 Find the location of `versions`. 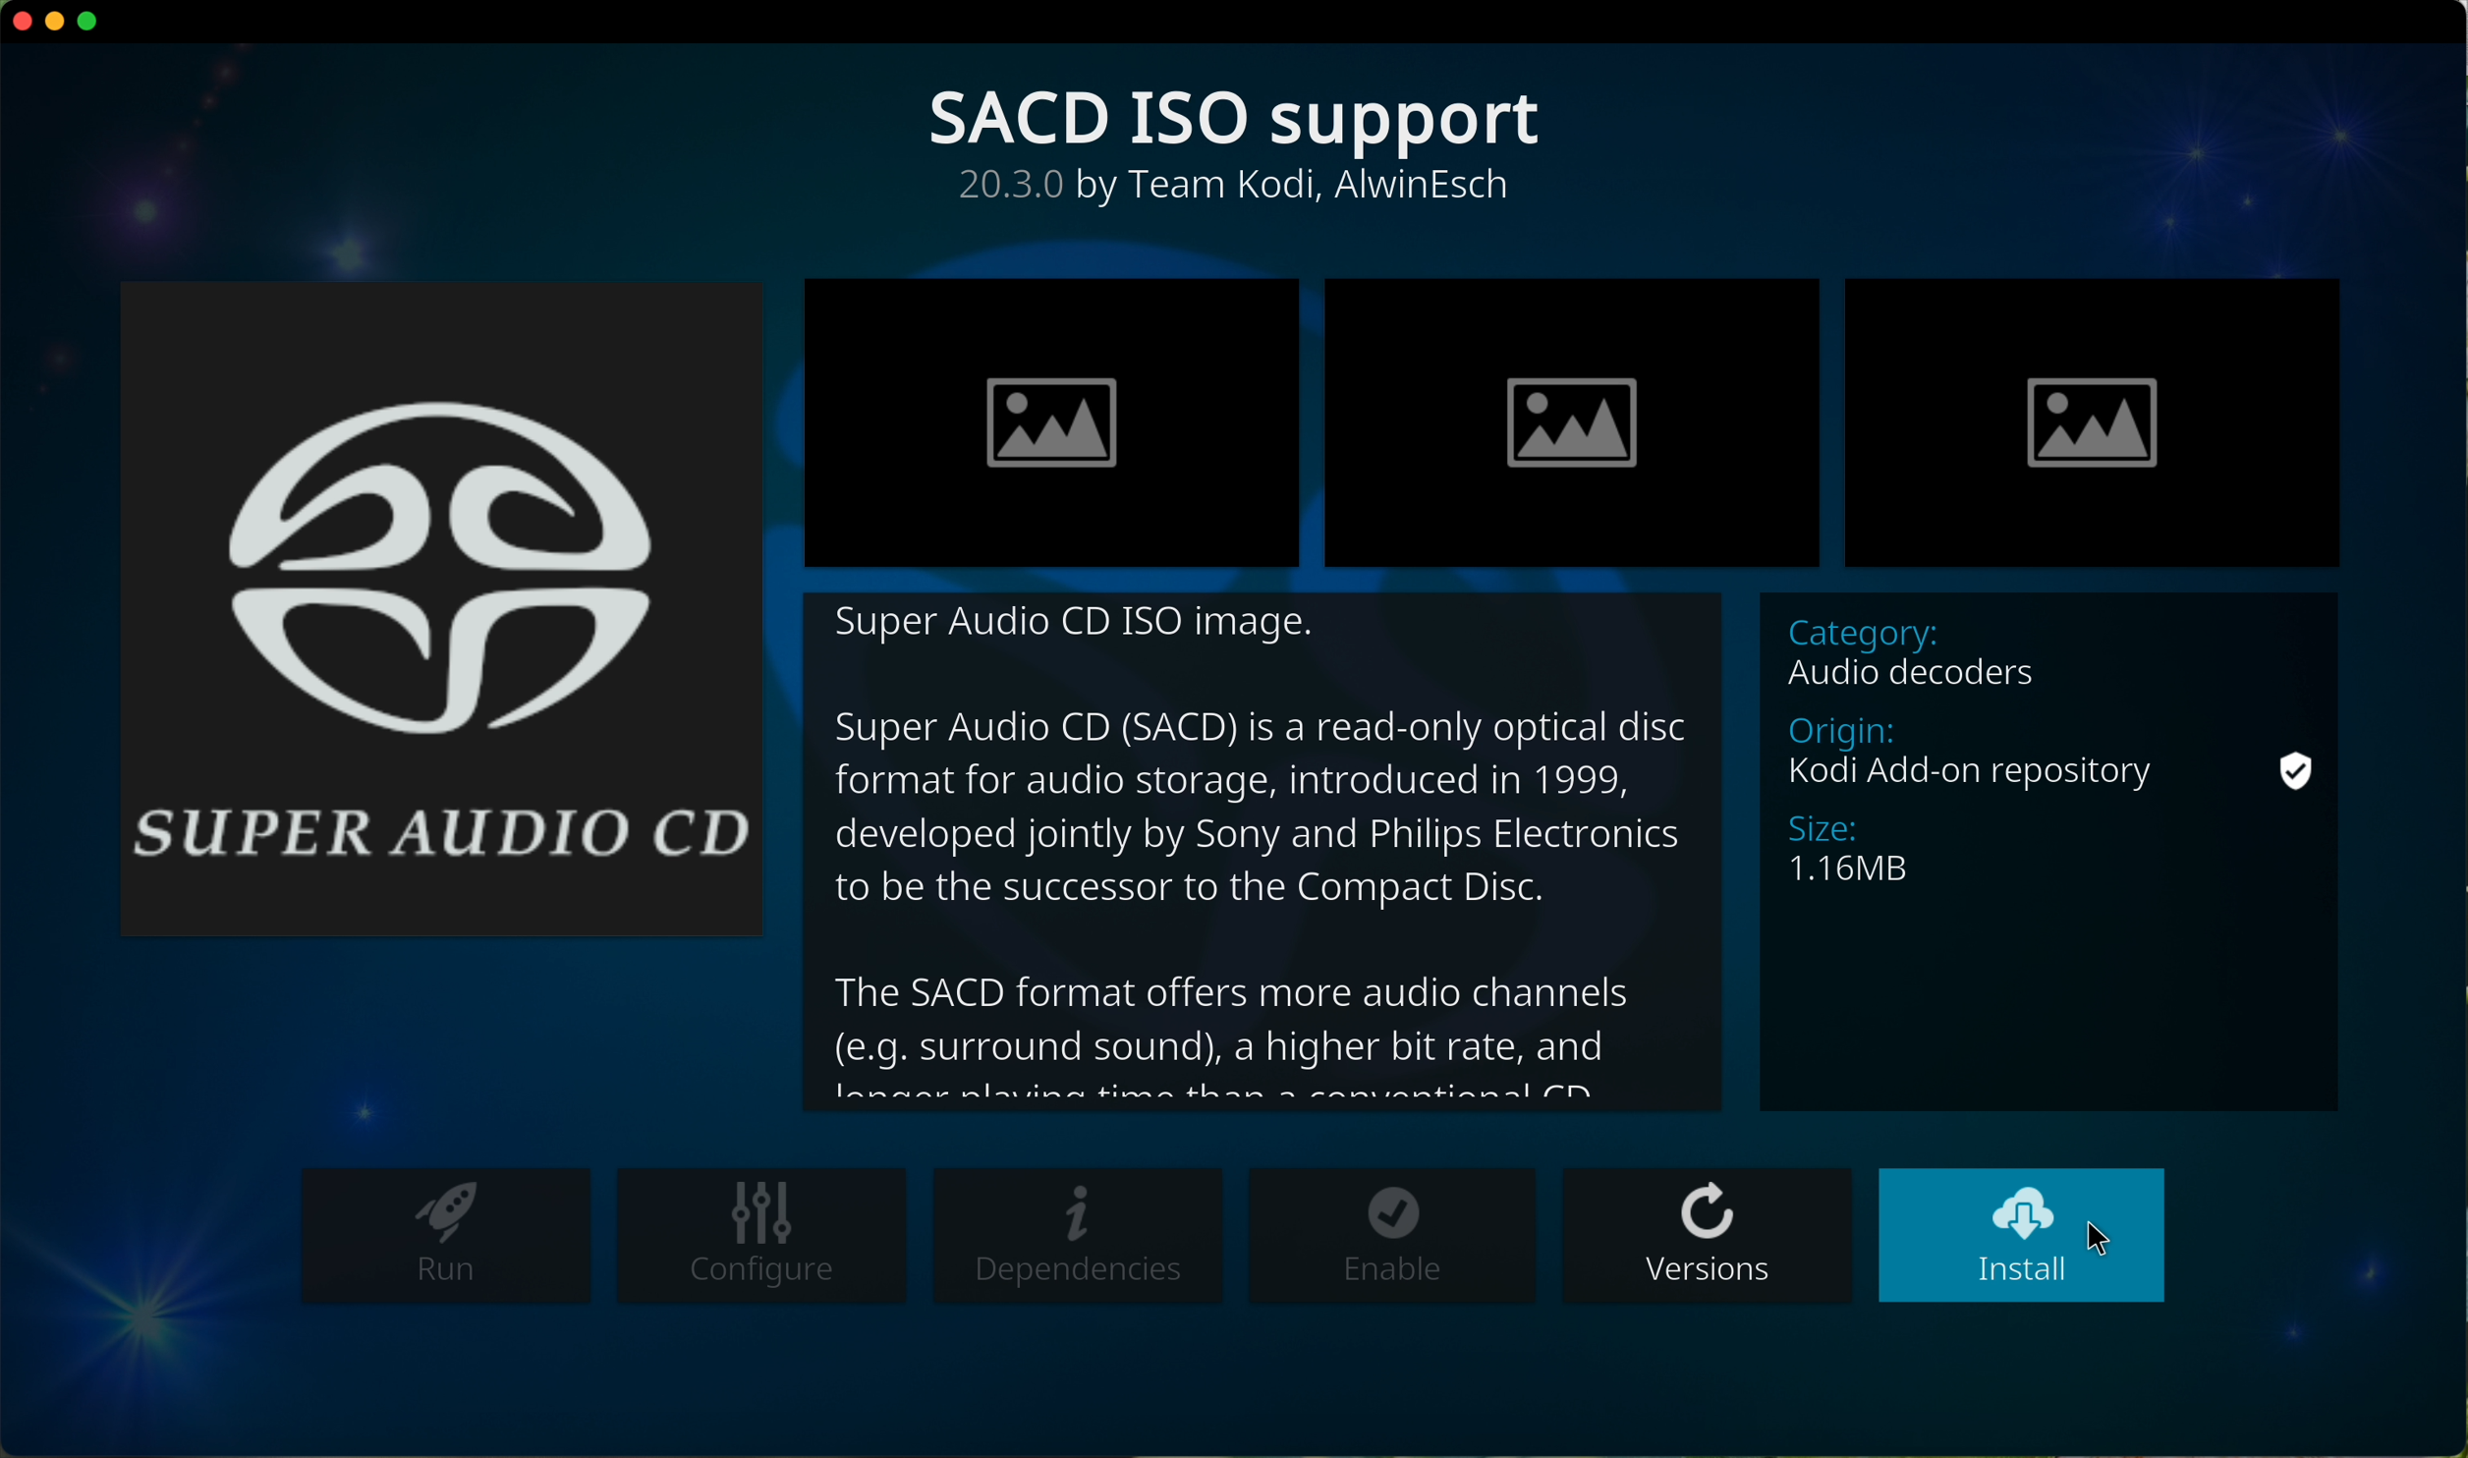

versions is located at coordinates (1709, 1234).